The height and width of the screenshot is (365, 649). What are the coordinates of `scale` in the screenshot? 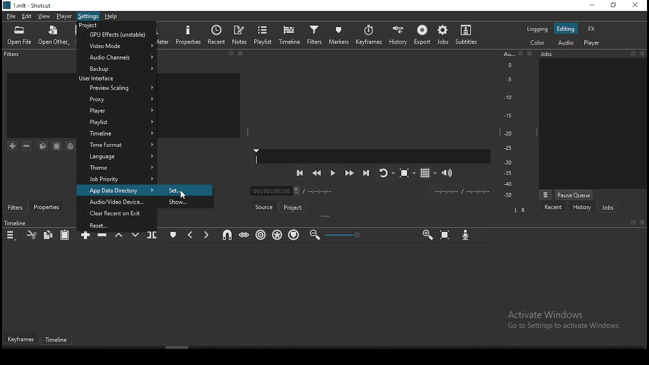 It's located at (508, 125).